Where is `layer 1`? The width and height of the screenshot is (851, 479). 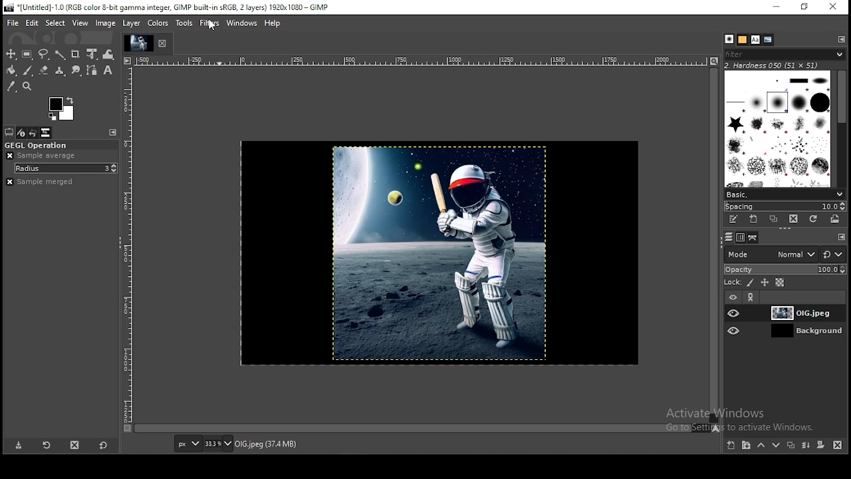 layer 1 is located at coordinates (795, 313).